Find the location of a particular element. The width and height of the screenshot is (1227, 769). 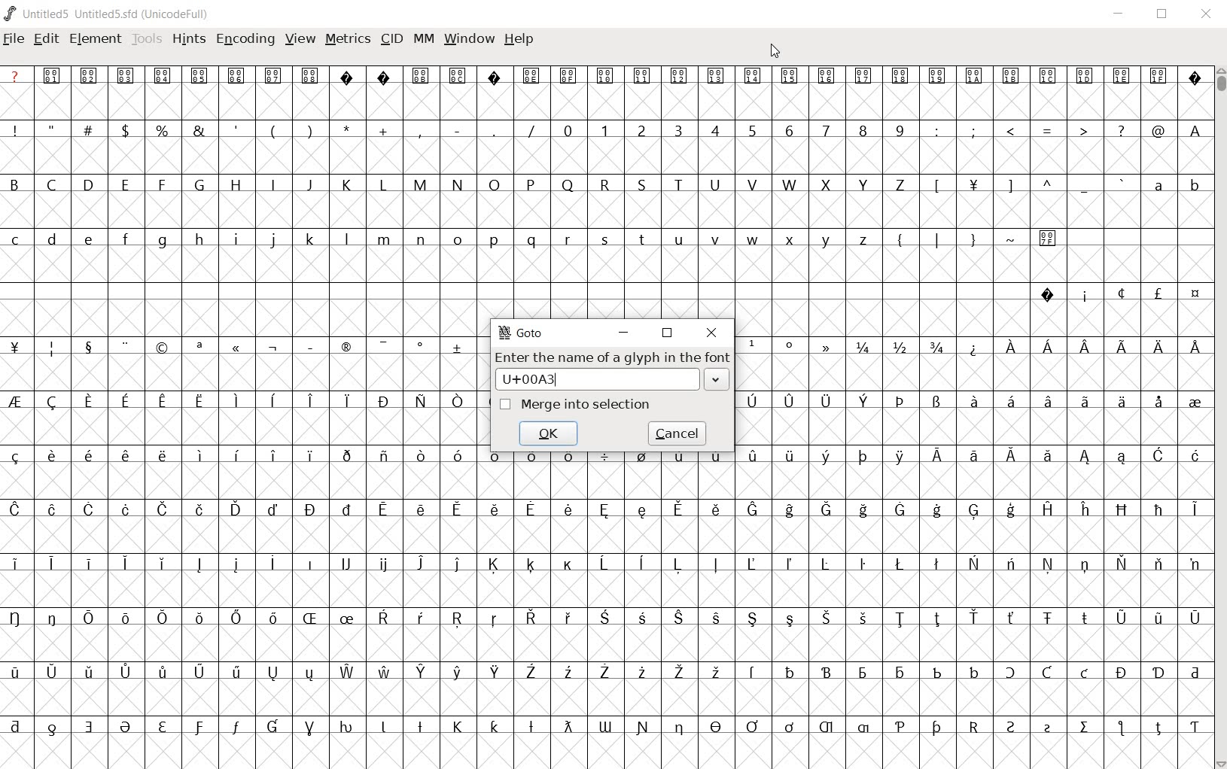

S is located at coordinates (643, 184).